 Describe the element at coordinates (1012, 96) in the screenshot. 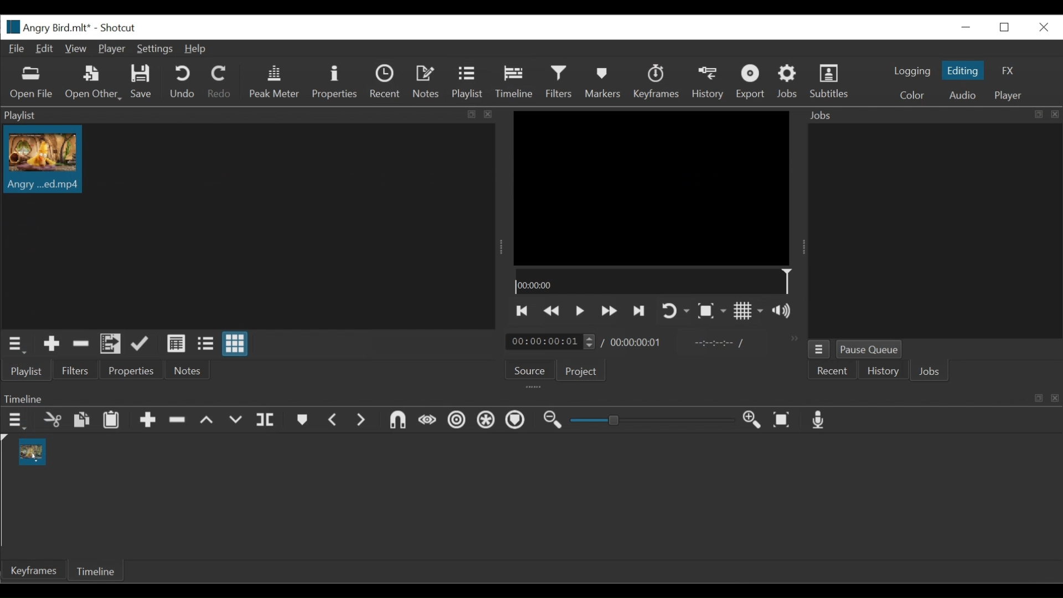

I see `Player` at that location.